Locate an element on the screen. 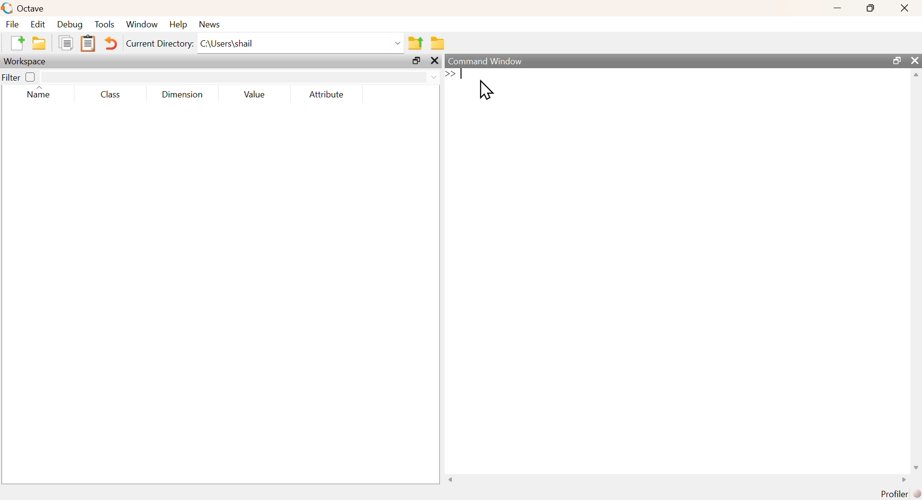  search area is located at coordinates (241, 77).